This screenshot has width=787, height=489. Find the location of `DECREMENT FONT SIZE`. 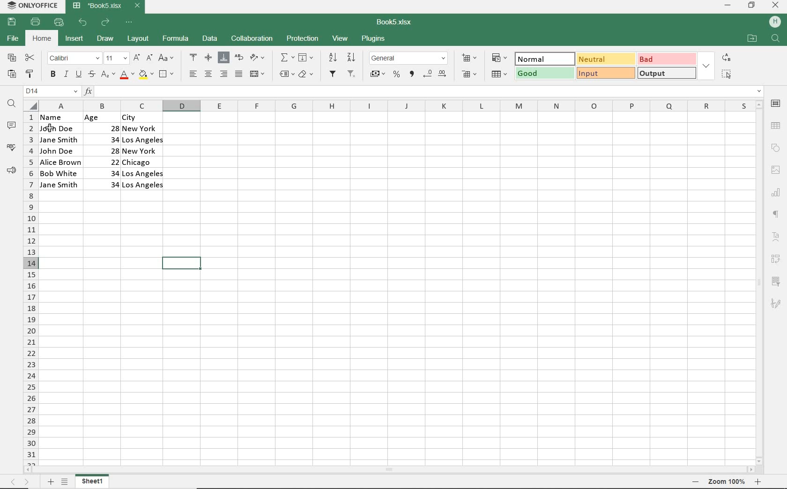

DECREMENT FONT SIZE is located at coordinates (149, 57).